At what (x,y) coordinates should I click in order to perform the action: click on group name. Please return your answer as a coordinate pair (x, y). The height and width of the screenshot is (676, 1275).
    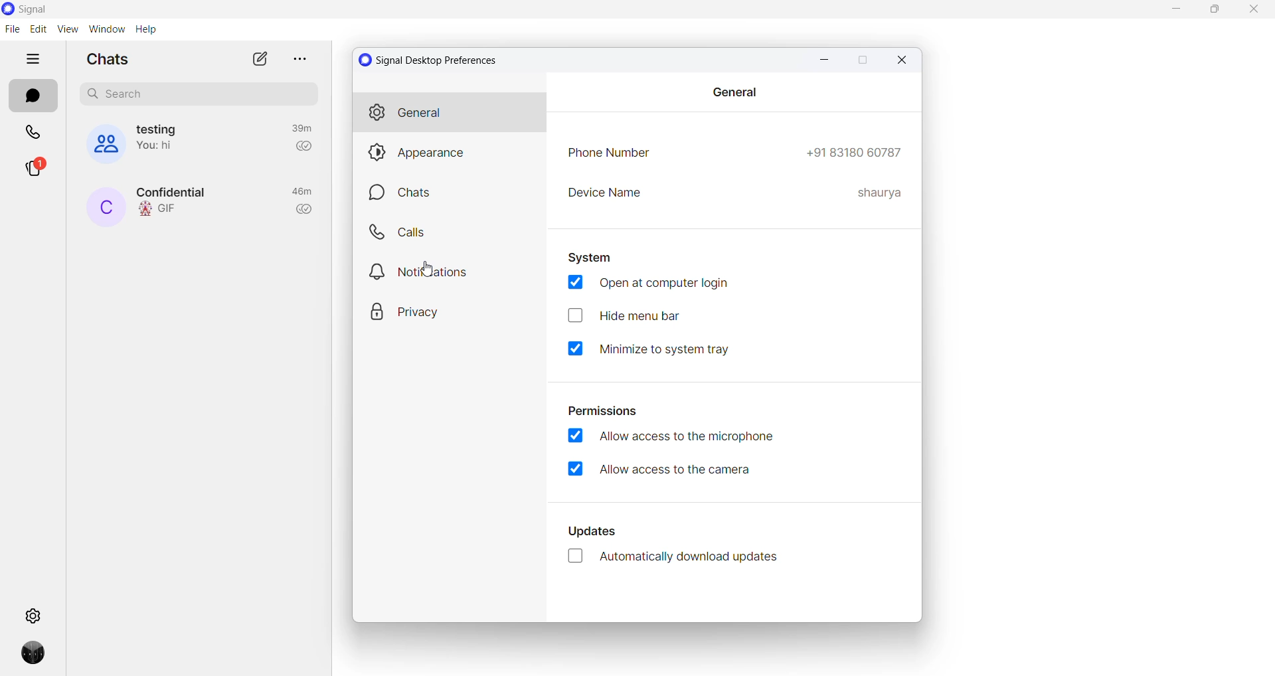
    Looking at the image, I should click on (161, 128).